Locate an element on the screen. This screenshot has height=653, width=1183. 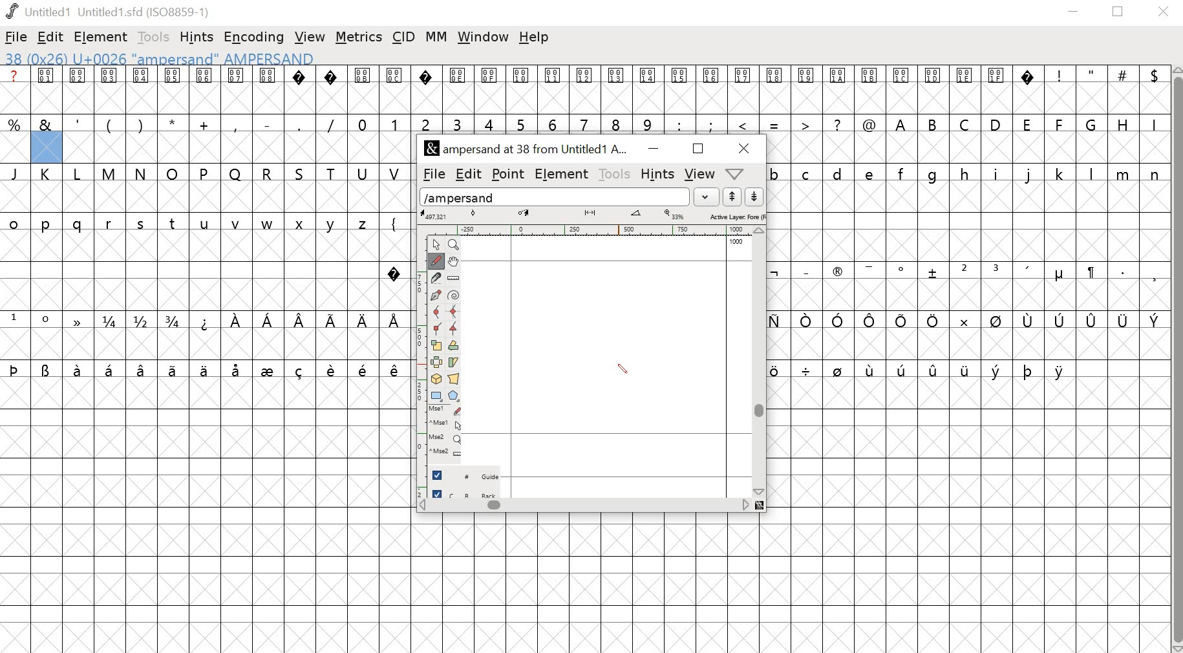
HINTS is located at coordinates (657, 175).